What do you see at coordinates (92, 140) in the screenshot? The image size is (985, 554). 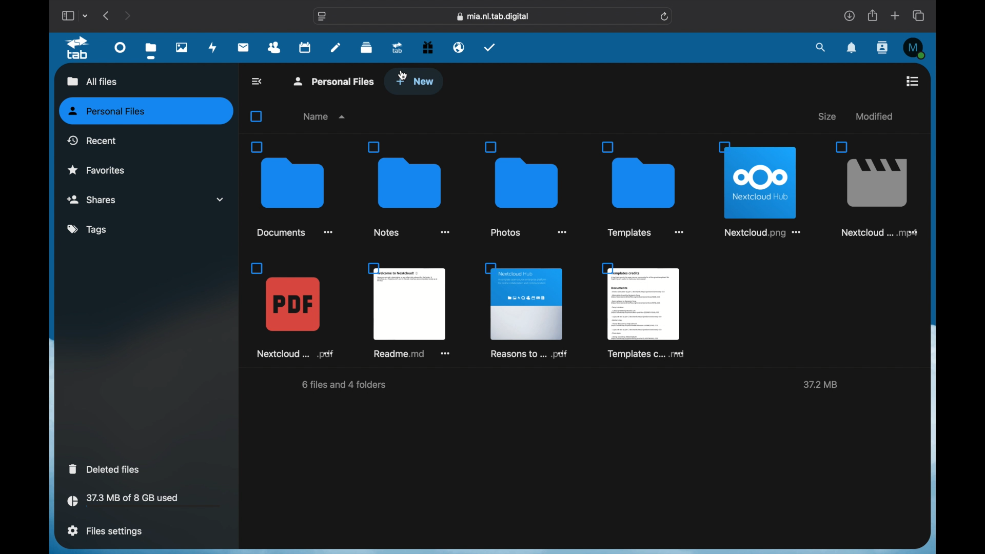 I see `recent` at bounding box center [92, 140].